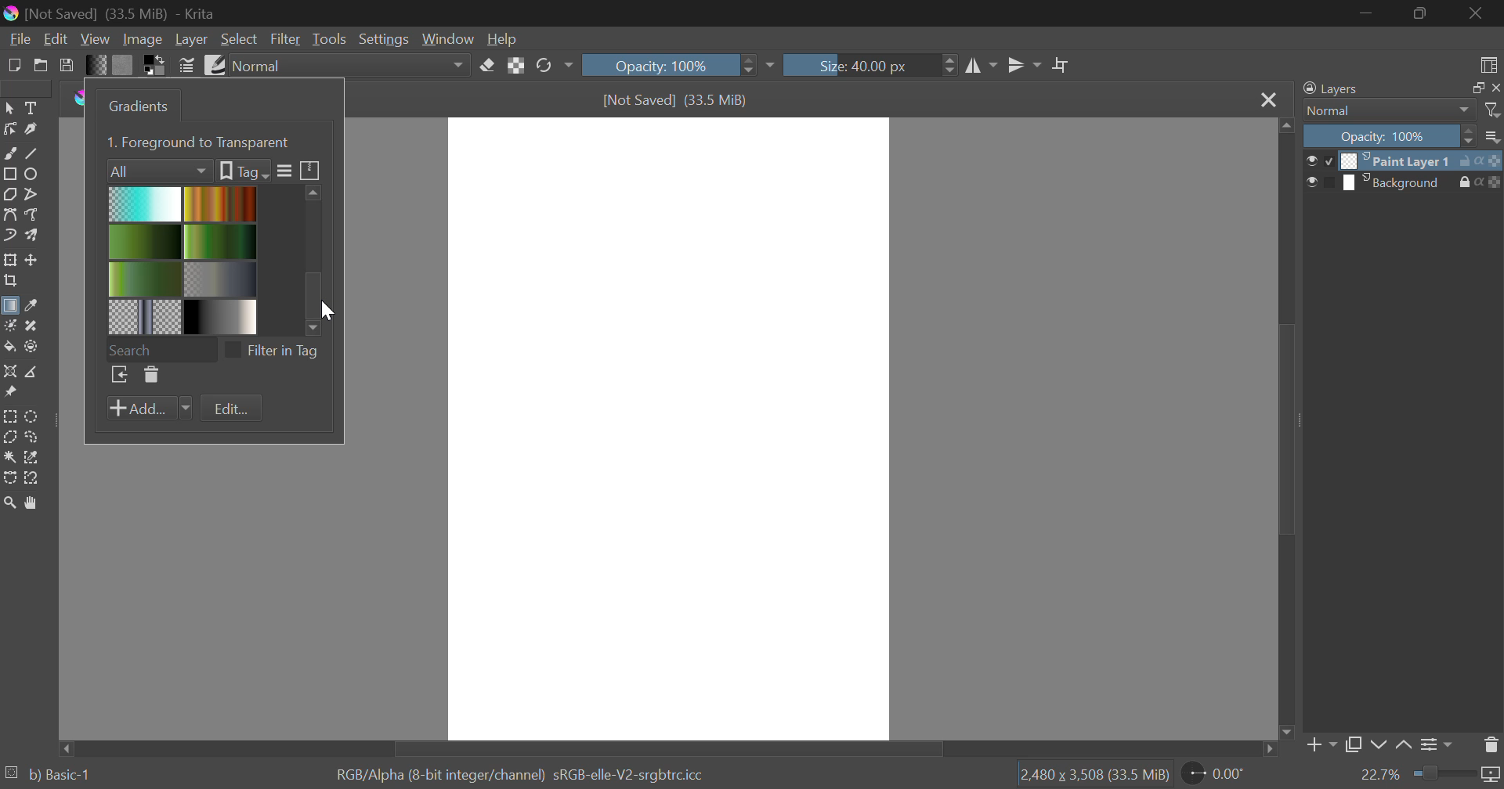  What do you see at coordinates (1368, 13) in the screenshot?
I see `Restore Down` at bounding box center [1368, 13].